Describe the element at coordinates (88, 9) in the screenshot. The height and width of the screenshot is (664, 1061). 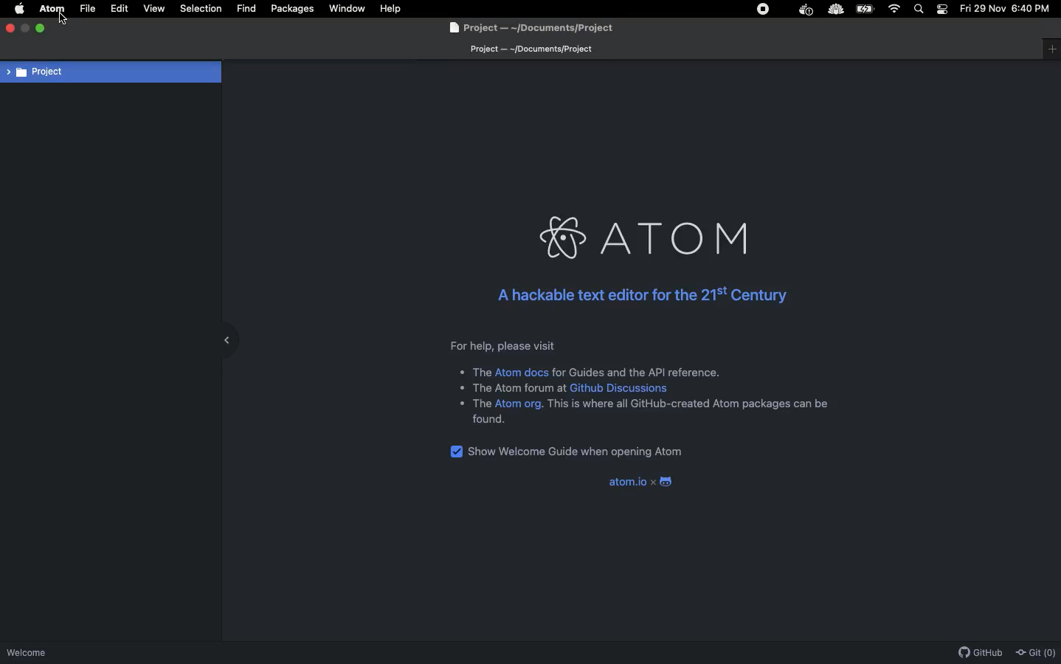
I see `File` at that location.